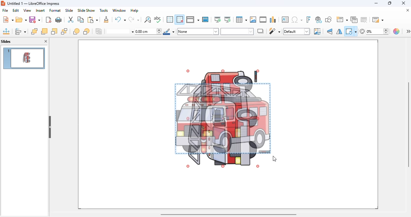 The width and height of the screenshot is (411, 217). Describe the element at coordinates (8, 19) in the screenshot. I see `new` at that location.